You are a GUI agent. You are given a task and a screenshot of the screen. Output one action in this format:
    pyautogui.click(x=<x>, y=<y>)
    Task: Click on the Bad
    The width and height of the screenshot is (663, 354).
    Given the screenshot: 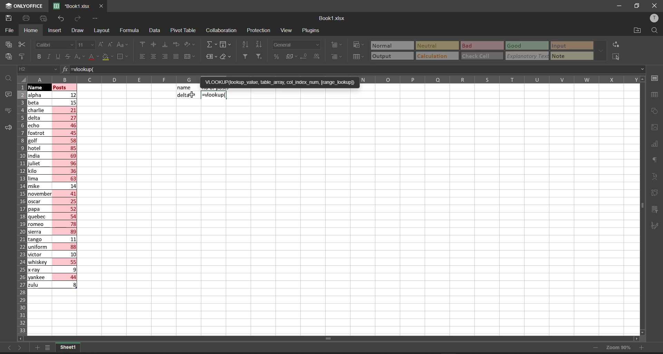 What is the action you would take?
    pyautogui.click(x=469, y=46)
    